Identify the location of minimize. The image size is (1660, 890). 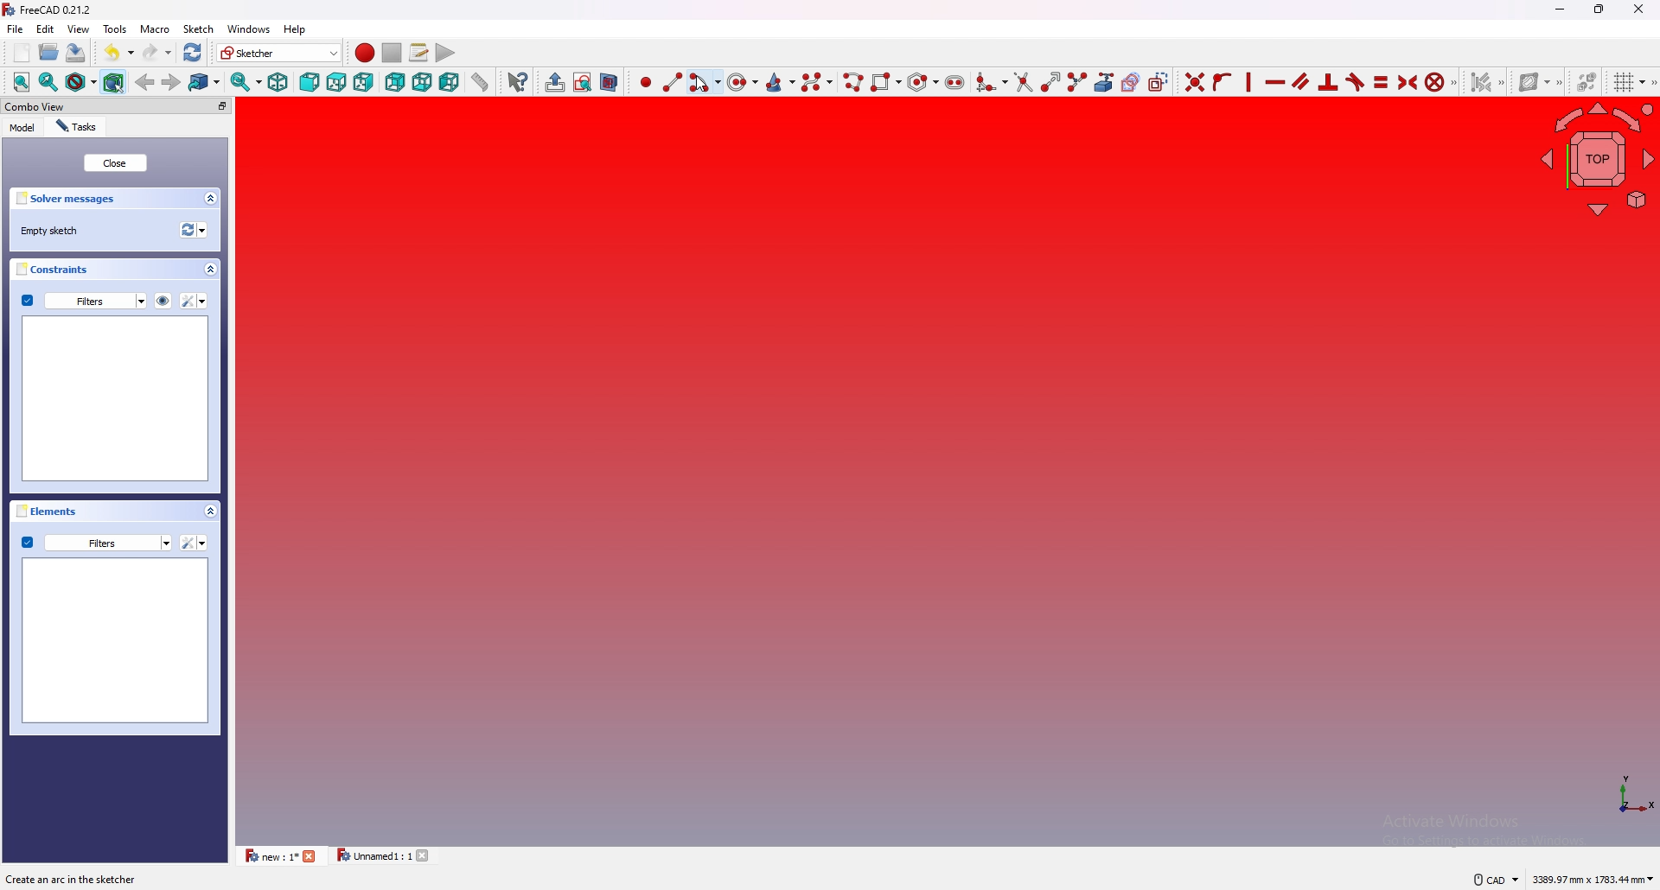
(1560, 10).